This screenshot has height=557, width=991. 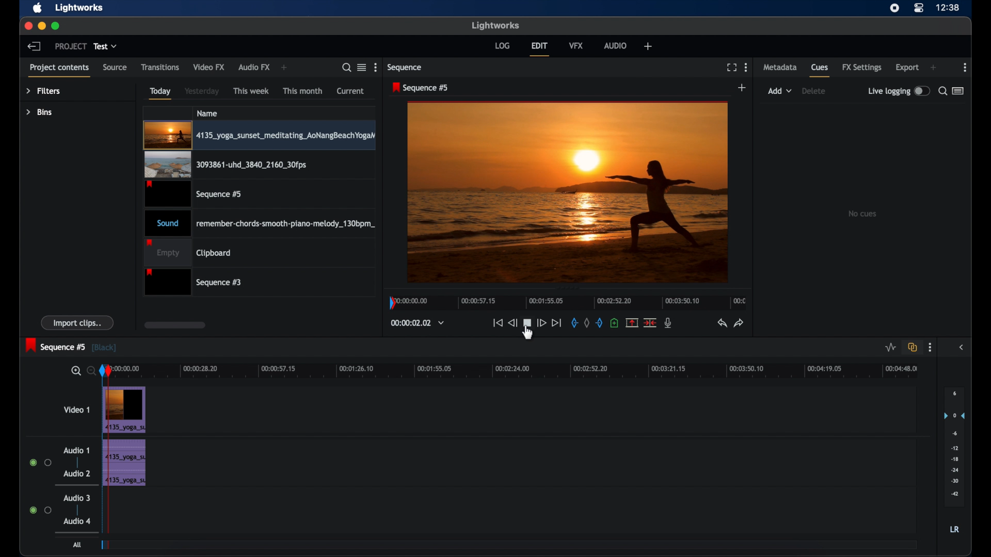 I want to click on radio button, so click(x=40, y=462).